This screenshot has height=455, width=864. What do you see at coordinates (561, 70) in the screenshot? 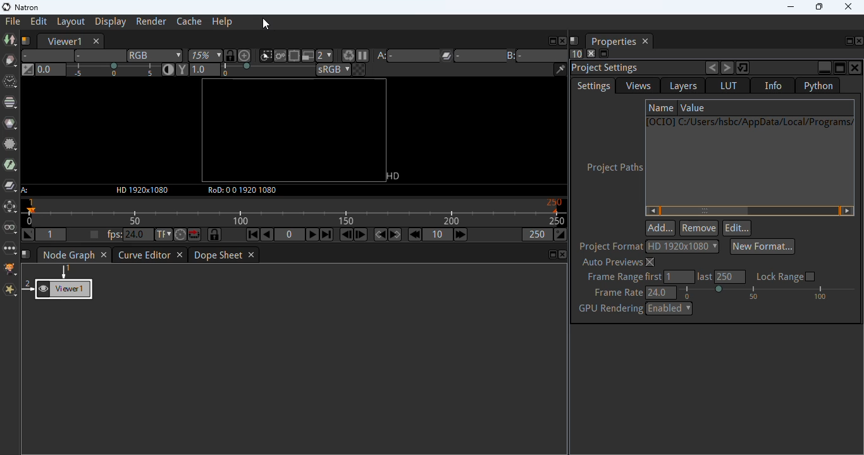
I see `show/hide information bar in the bottom of the viewer and if unchecked deactivate any active color picker.` at bounding box center [561, 70].